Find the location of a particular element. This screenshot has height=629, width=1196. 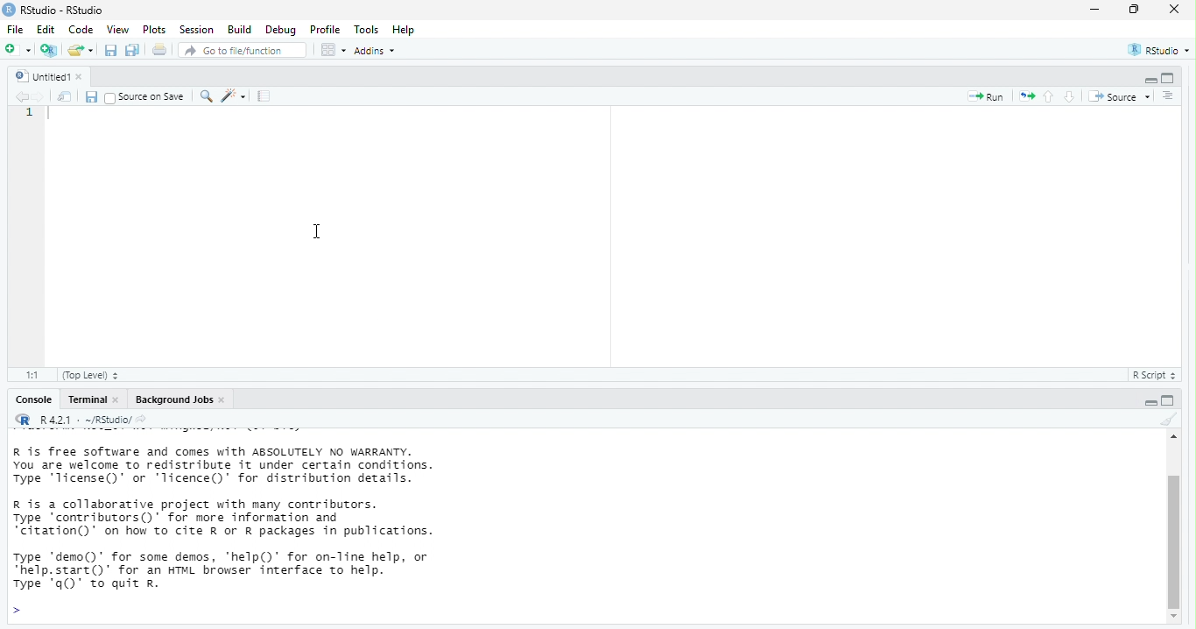

go forward to next source location is located at coordinates (40, 95).